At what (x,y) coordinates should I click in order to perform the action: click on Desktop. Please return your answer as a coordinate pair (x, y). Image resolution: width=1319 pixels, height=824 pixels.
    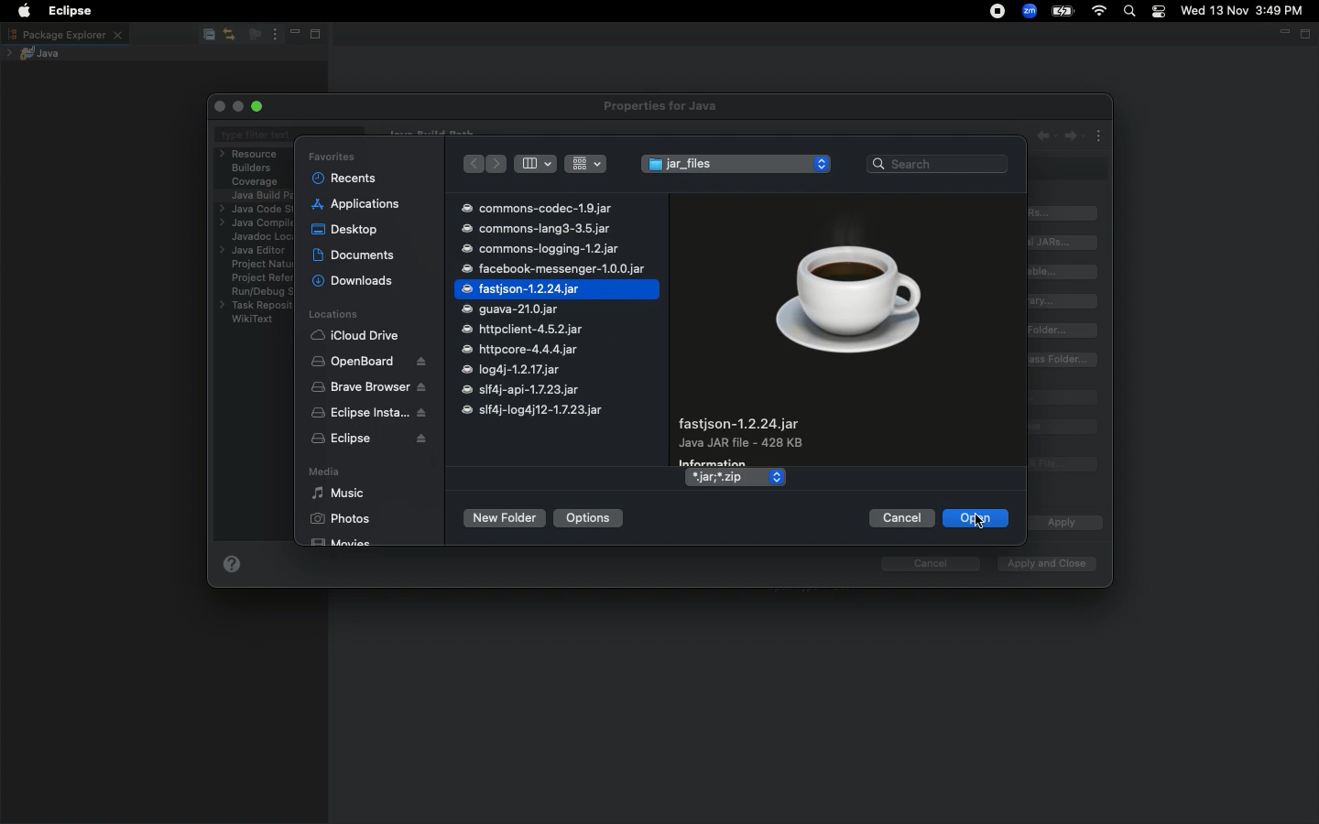
    Looking at the image, I should click on (344, 228).